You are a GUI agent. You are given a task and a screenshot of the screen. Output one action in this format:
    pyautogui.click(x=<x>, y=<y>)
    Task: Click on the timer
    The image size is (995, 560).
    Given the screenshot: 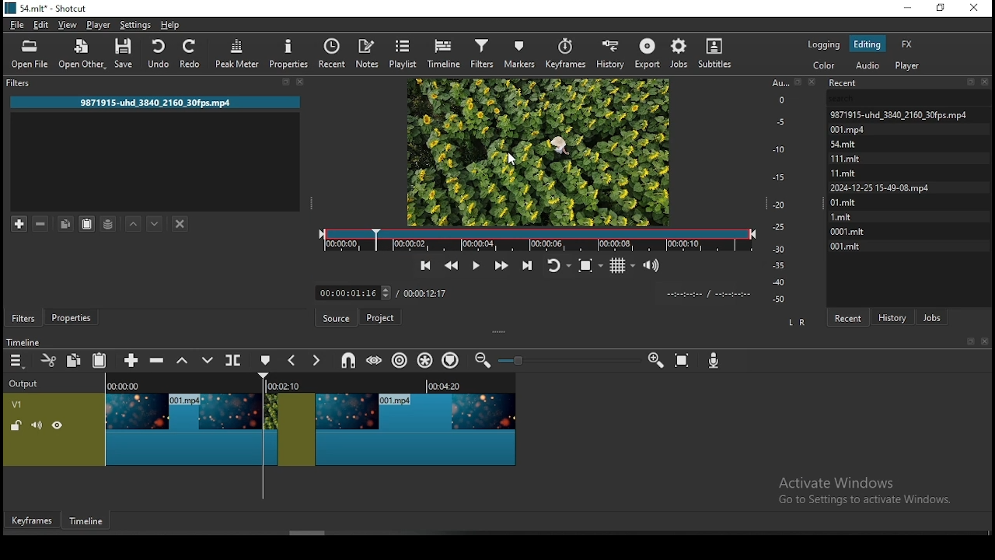 What is the action you would take?
    pyautogui.click(x=354, y=293)
    